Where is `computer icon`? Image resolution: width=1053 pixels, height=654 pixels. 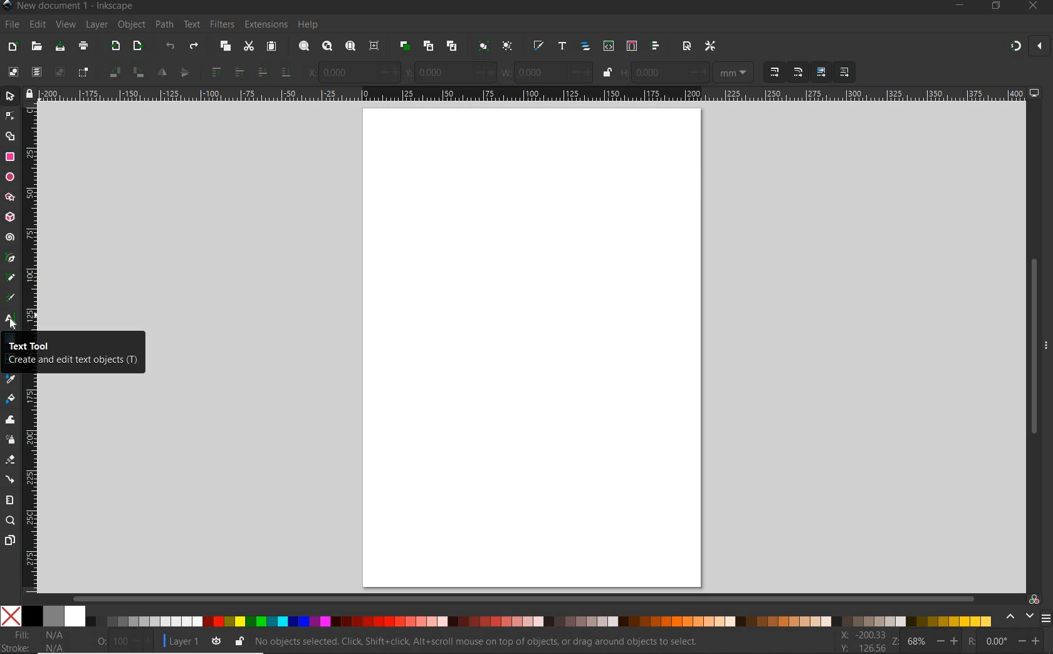 computer icon is located at coordinates (1035, 93).